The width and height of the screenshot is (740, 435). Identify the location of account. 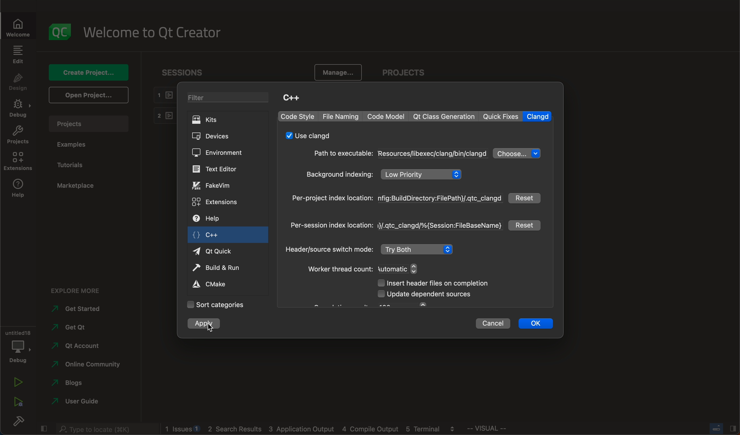
(79, 345).